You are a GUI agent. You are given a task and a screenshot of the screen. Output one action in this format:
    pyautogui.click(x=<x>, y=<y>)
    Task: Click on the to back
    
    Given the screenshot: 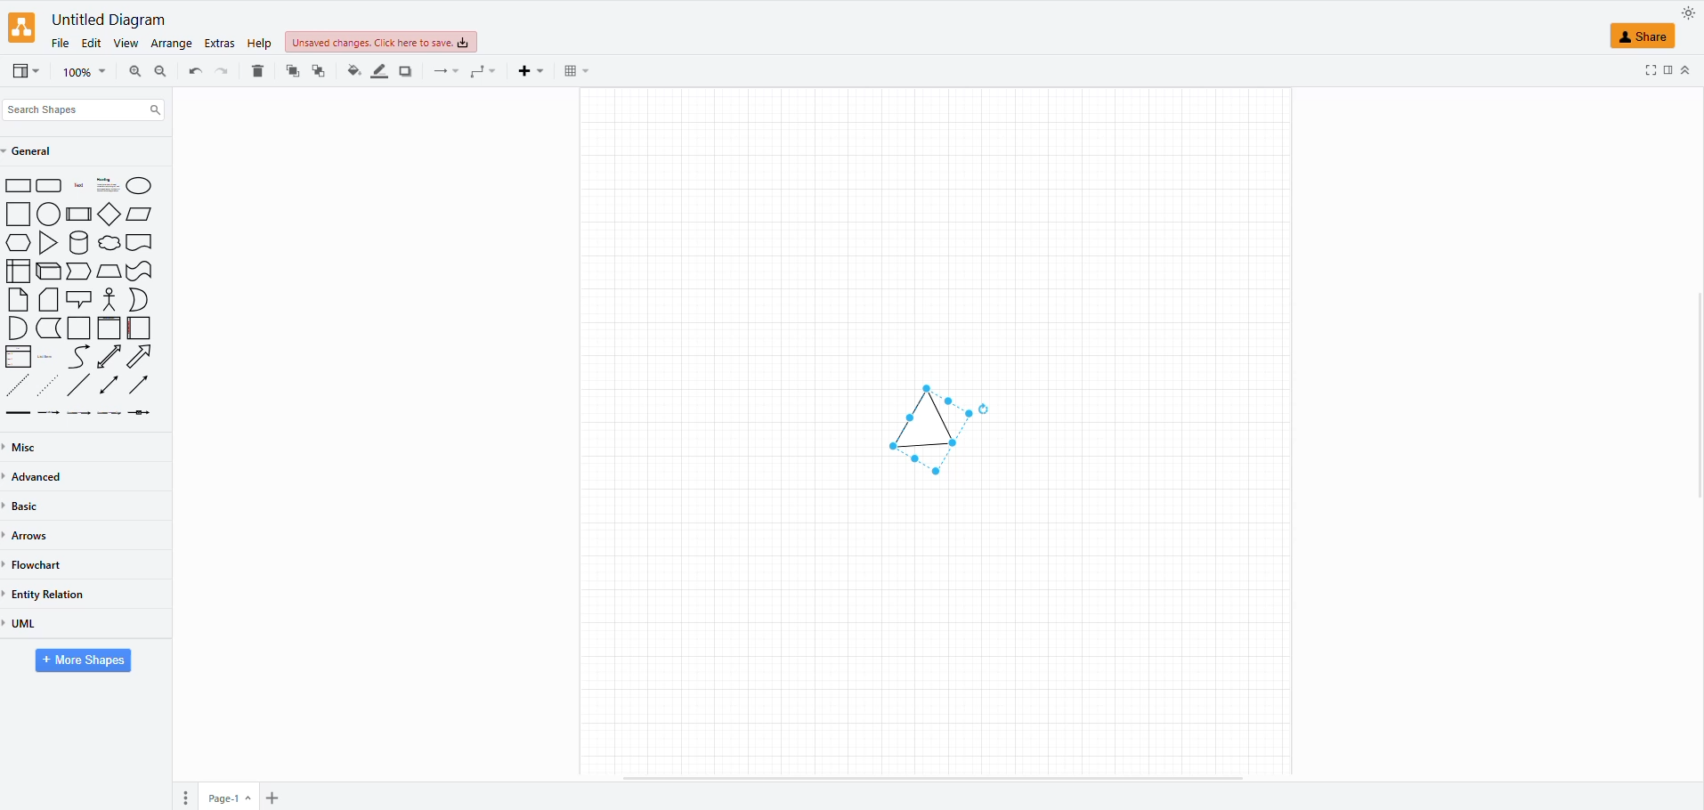 What is the action you would take?
    pyautogui.click(x=291, y=70)
    